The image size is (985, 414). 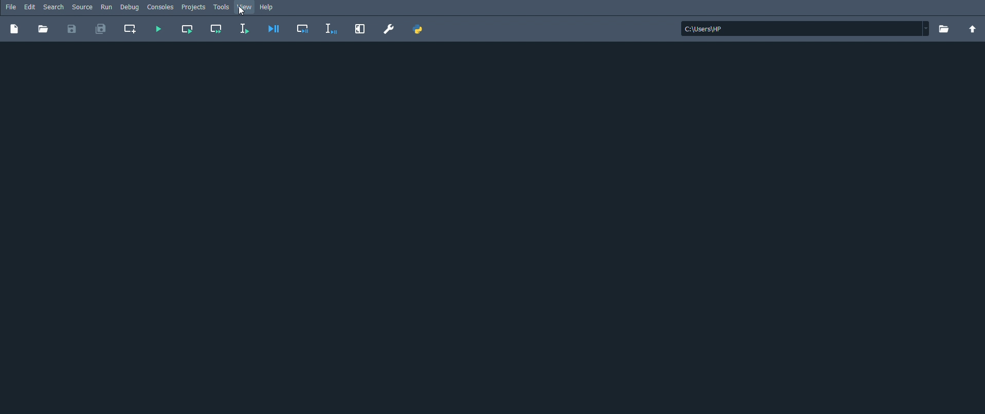 What do you see at coordinates (419, 29) in the screenshot?
I see `PYTHONPATH manager` at bounding box center [419, 29].